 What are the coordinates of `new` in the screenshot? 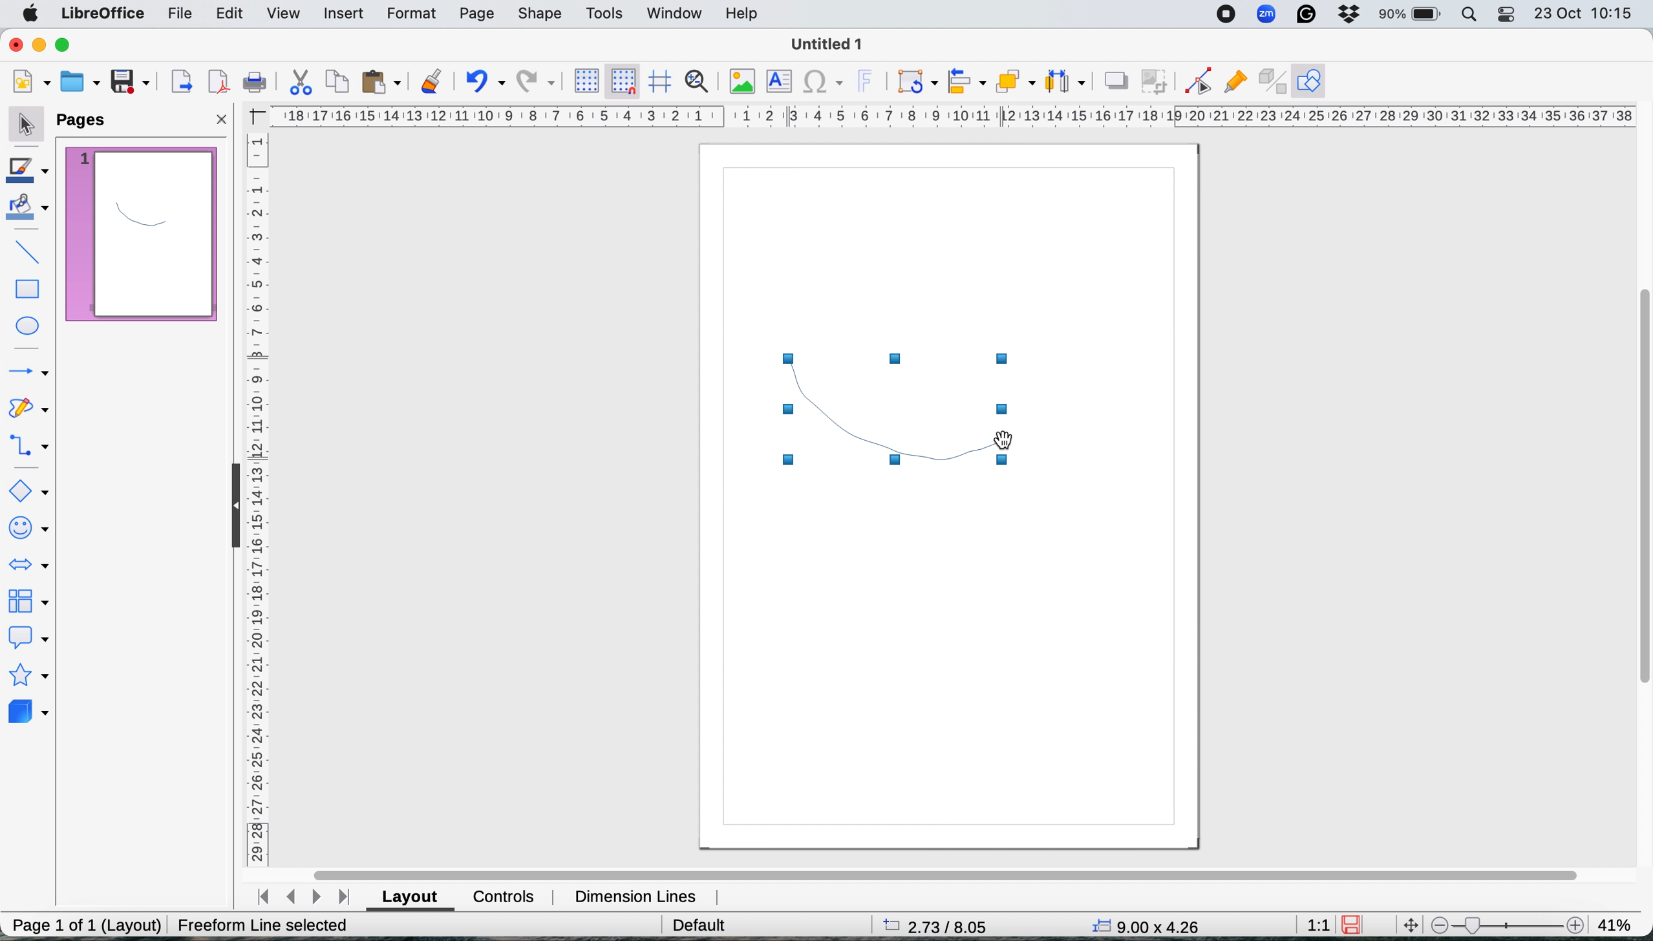 It's located at (30, 81).